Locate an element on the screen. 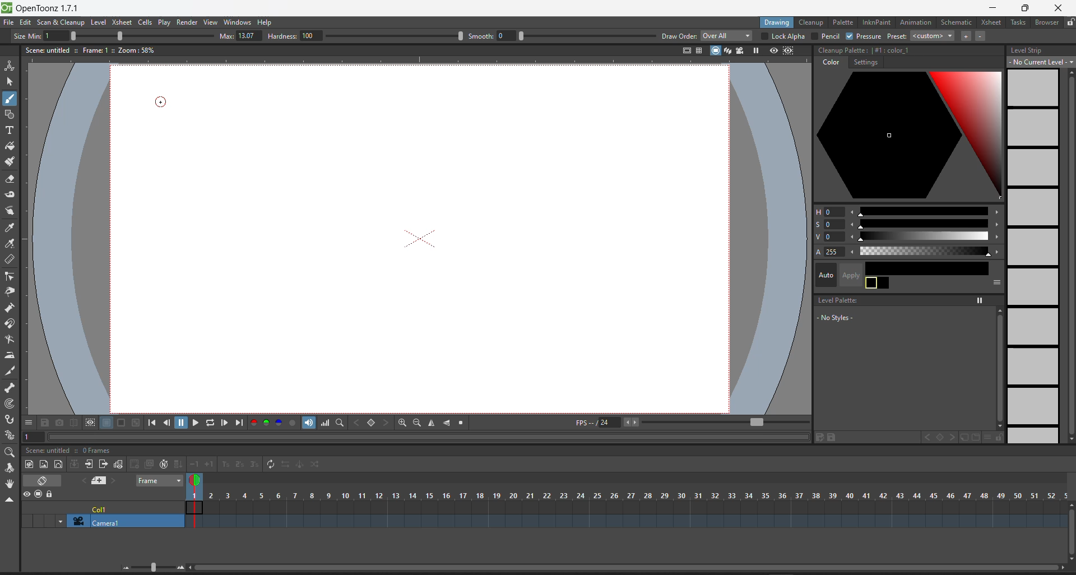 This screenshot has height=575, width=1076. close sub x-sheet is located at coordinates (103, 464).